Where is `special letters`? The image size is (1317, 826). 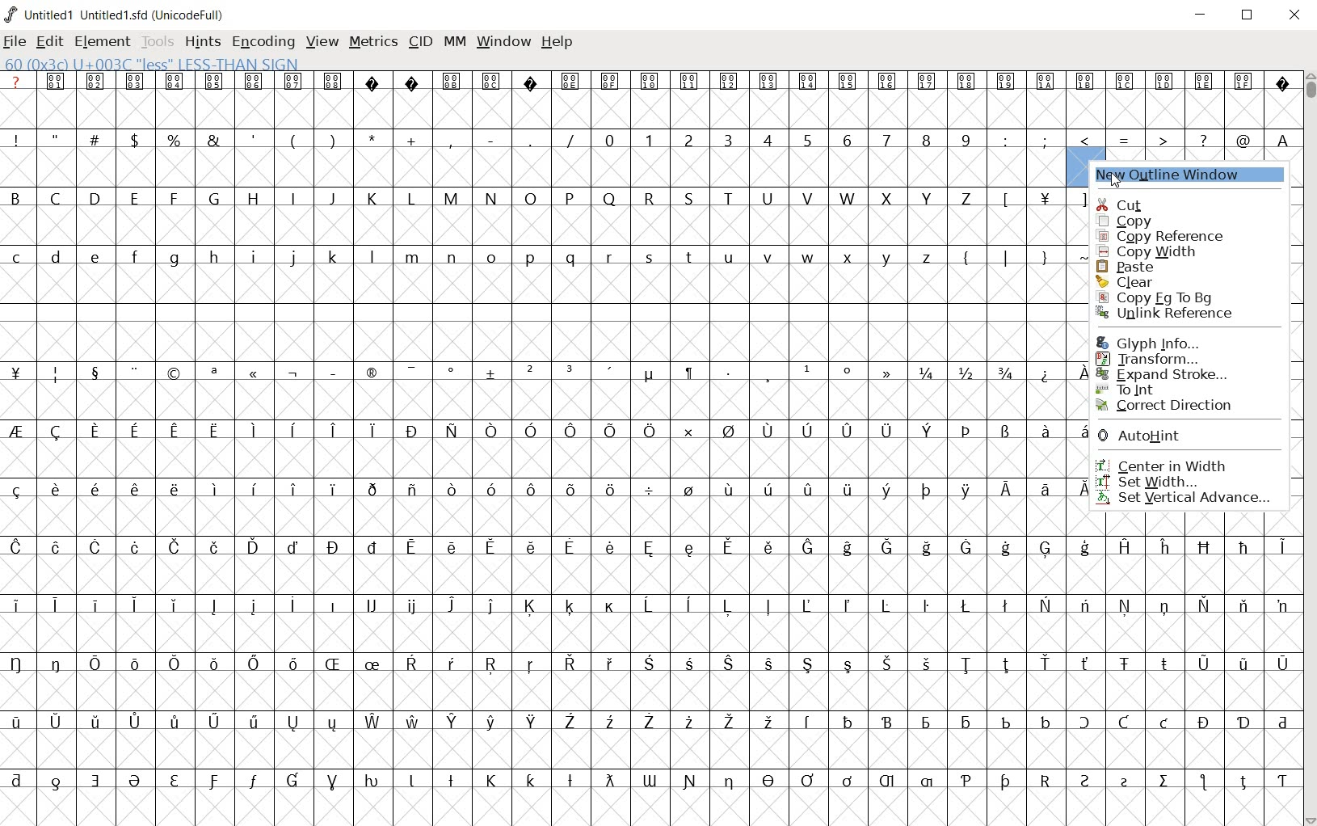 special letters is located at coordinates (648, 605).